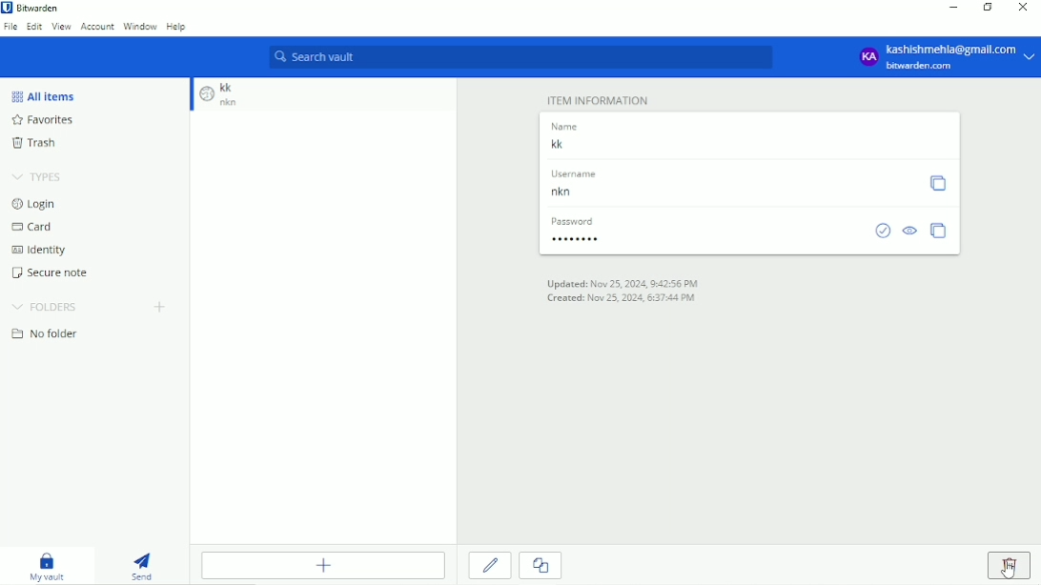 This screenshot has height=585, width=1041. What do you see at coordinates (1008, 565) in the screenshot?
I see `Delete` at bounding box center [1008, 565].